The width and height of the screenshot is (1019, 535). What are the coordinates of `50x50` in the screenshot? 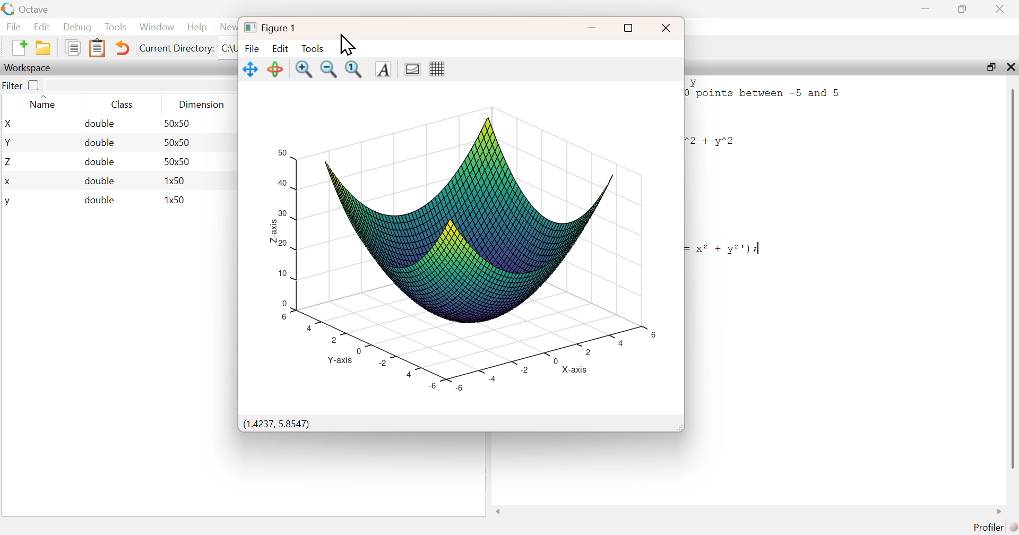 It's located at (178, 161).